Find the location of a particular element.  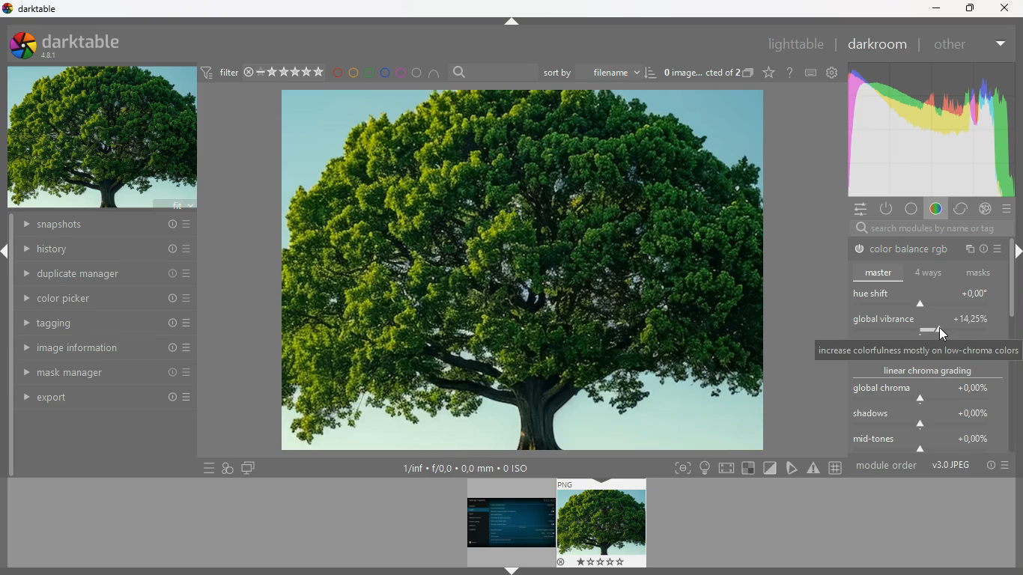

yellow is located at coordinates (354, 73).